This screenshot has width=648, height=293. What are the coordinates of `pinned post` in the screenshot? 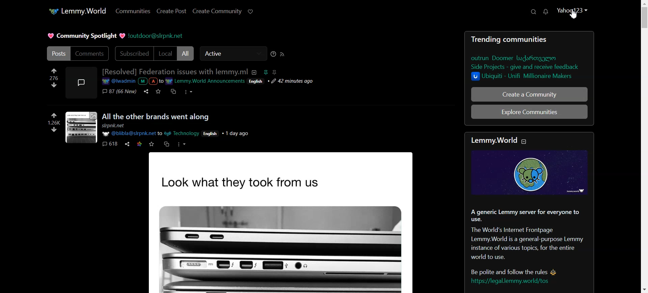 It's located at (274, 72).